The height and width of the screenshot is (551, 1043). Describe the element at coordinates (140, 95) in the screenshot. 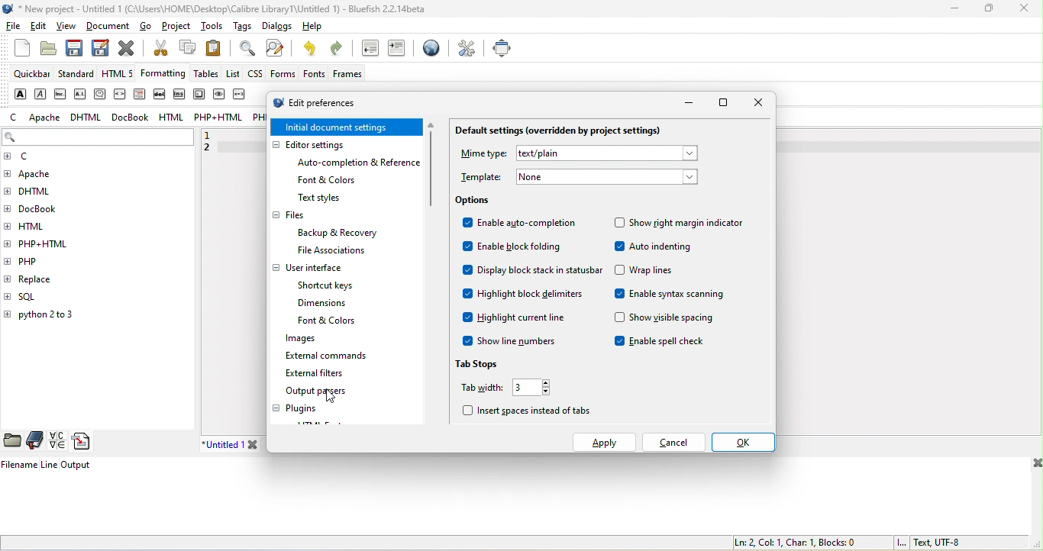

I see `definition` at that location.